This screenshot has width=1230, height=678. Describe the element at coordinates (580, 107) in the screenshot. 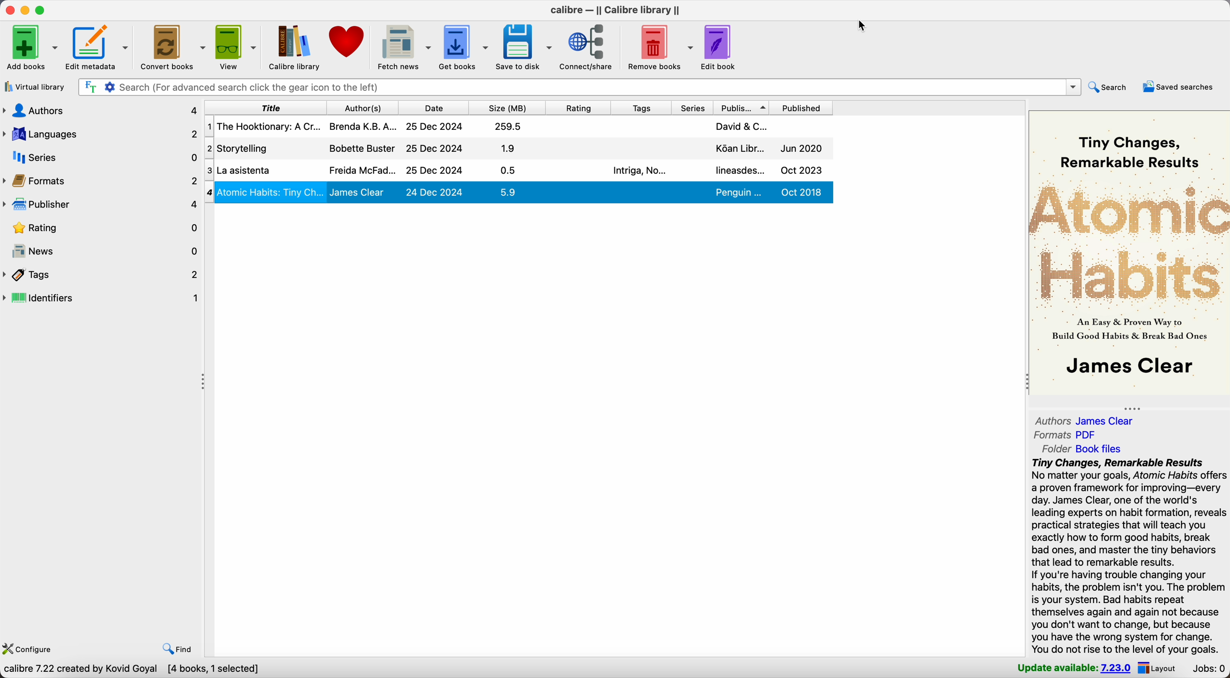

I see `rating` at that location.